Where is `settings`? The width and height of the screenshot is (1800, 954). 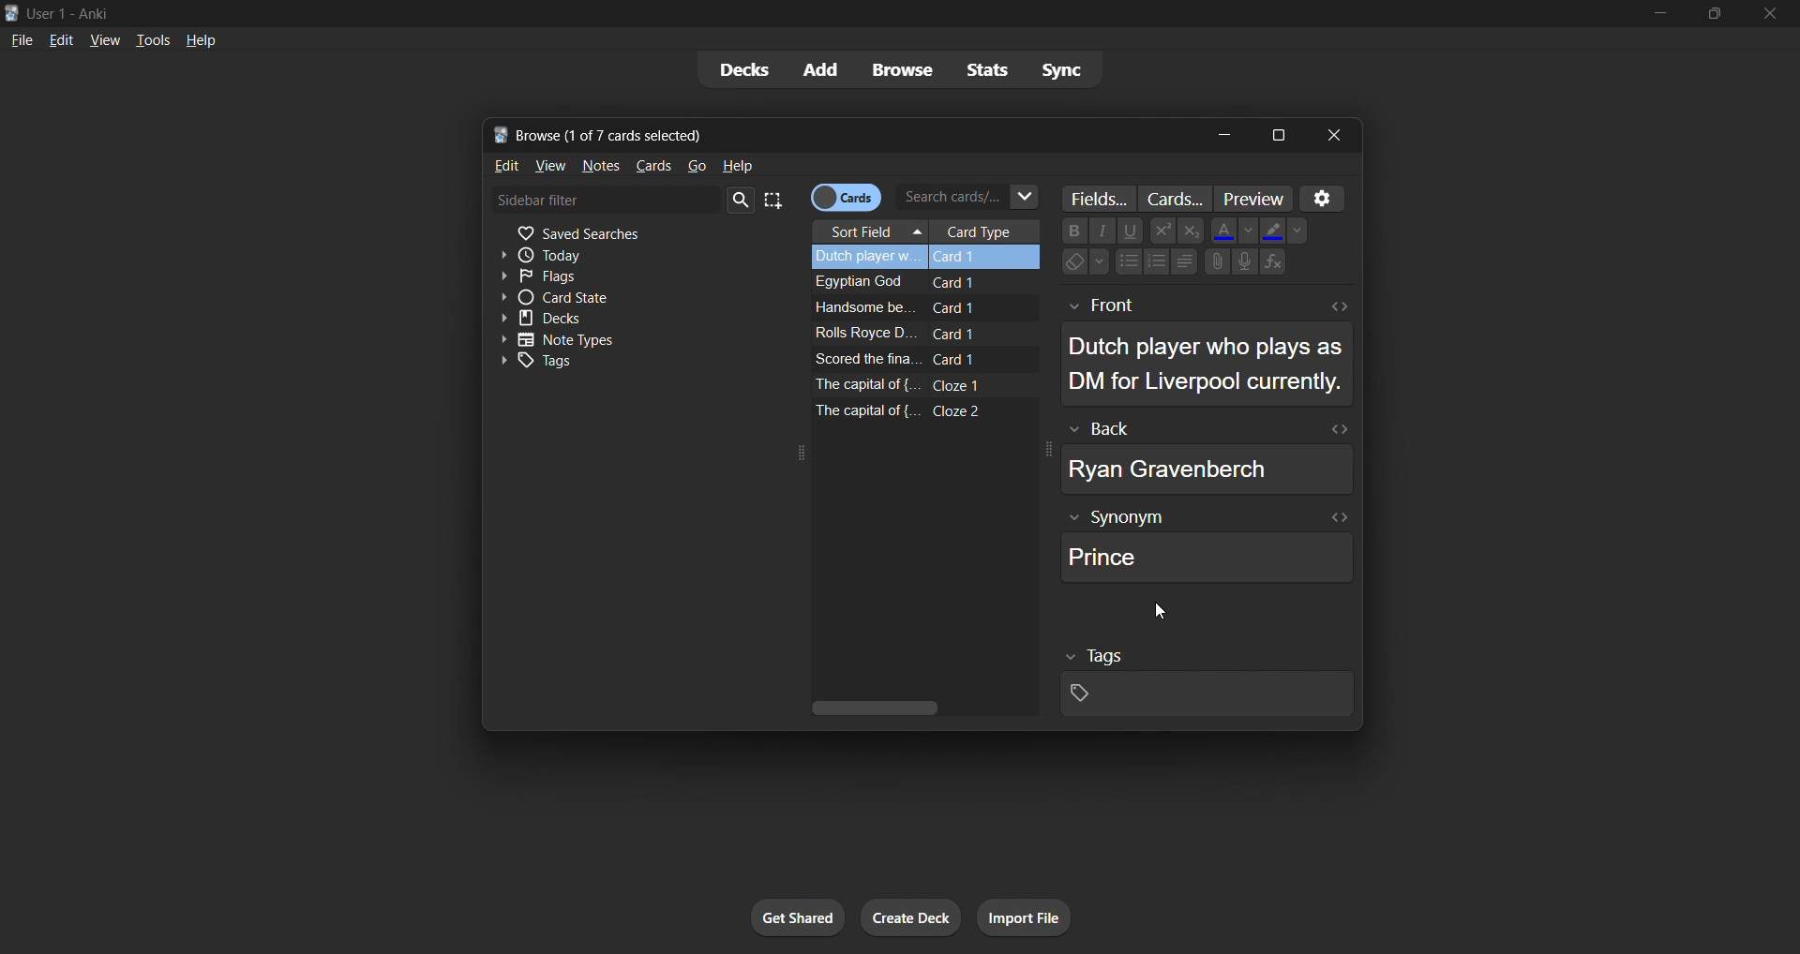
settings is located at coordinates (1323, 200).